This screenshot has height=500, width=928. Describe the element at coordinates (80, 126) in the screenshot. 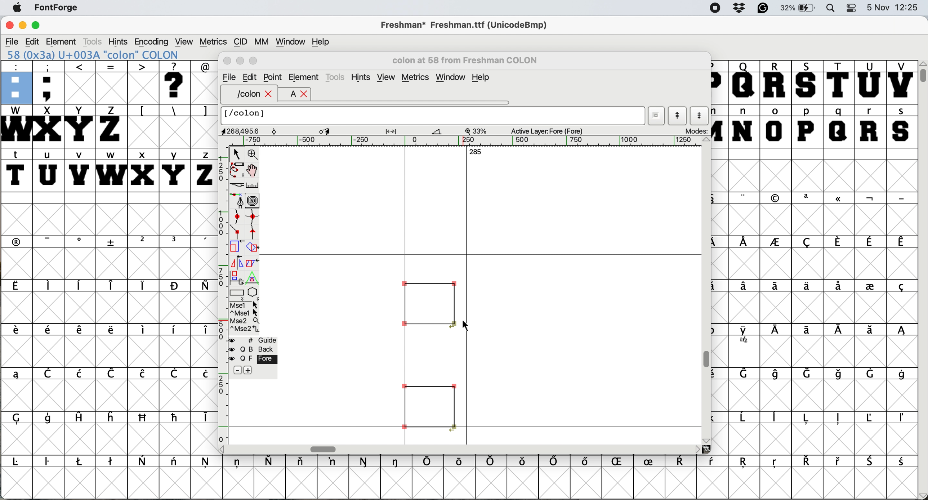

I see `Y` at that location.